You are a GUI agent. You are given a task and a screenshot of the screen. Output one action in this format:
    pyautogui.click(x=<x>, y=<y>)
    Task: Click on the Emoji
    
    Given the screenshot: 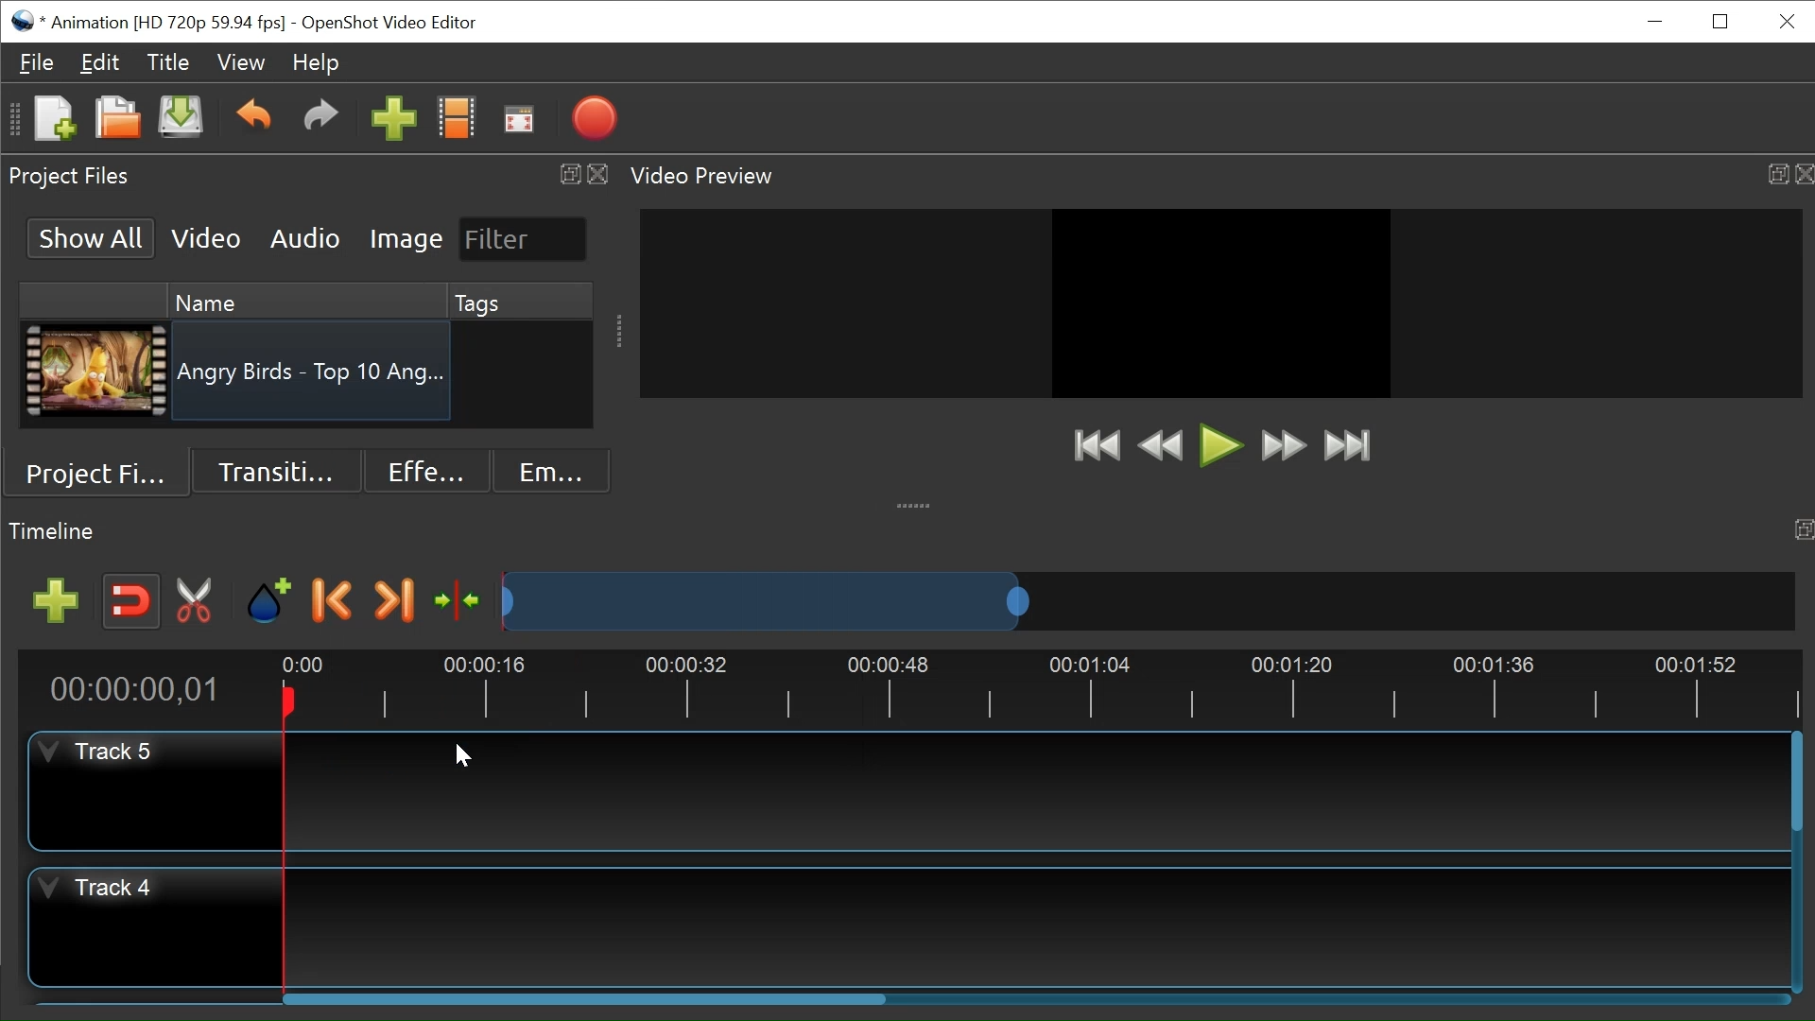 What is the action you would take?
    pyautogui.click(x=553, y=469)
    